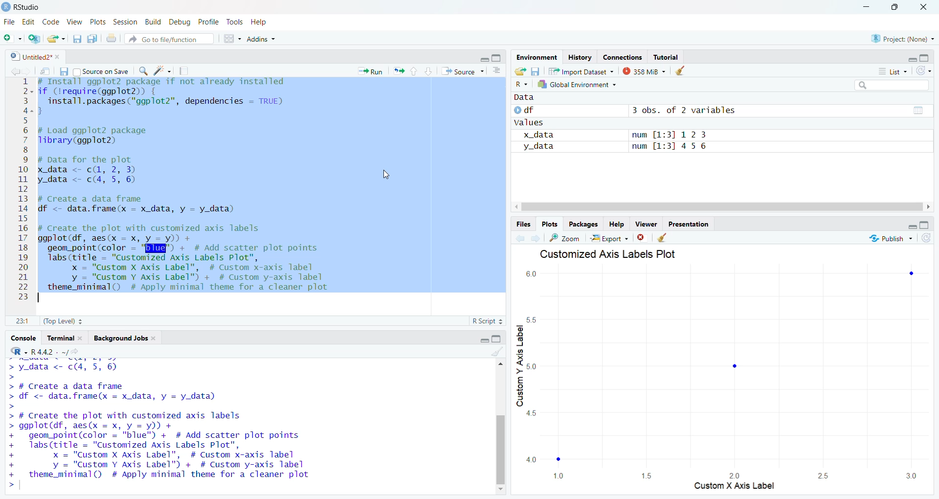  What do you see at coordinates (929, 239) in the screenshot?
I see `refresh` at bounding box center [929, 239].